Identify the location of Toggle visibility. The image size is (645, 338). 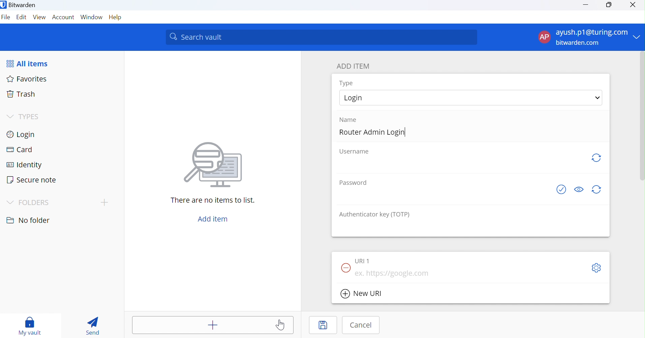
(578, 189).